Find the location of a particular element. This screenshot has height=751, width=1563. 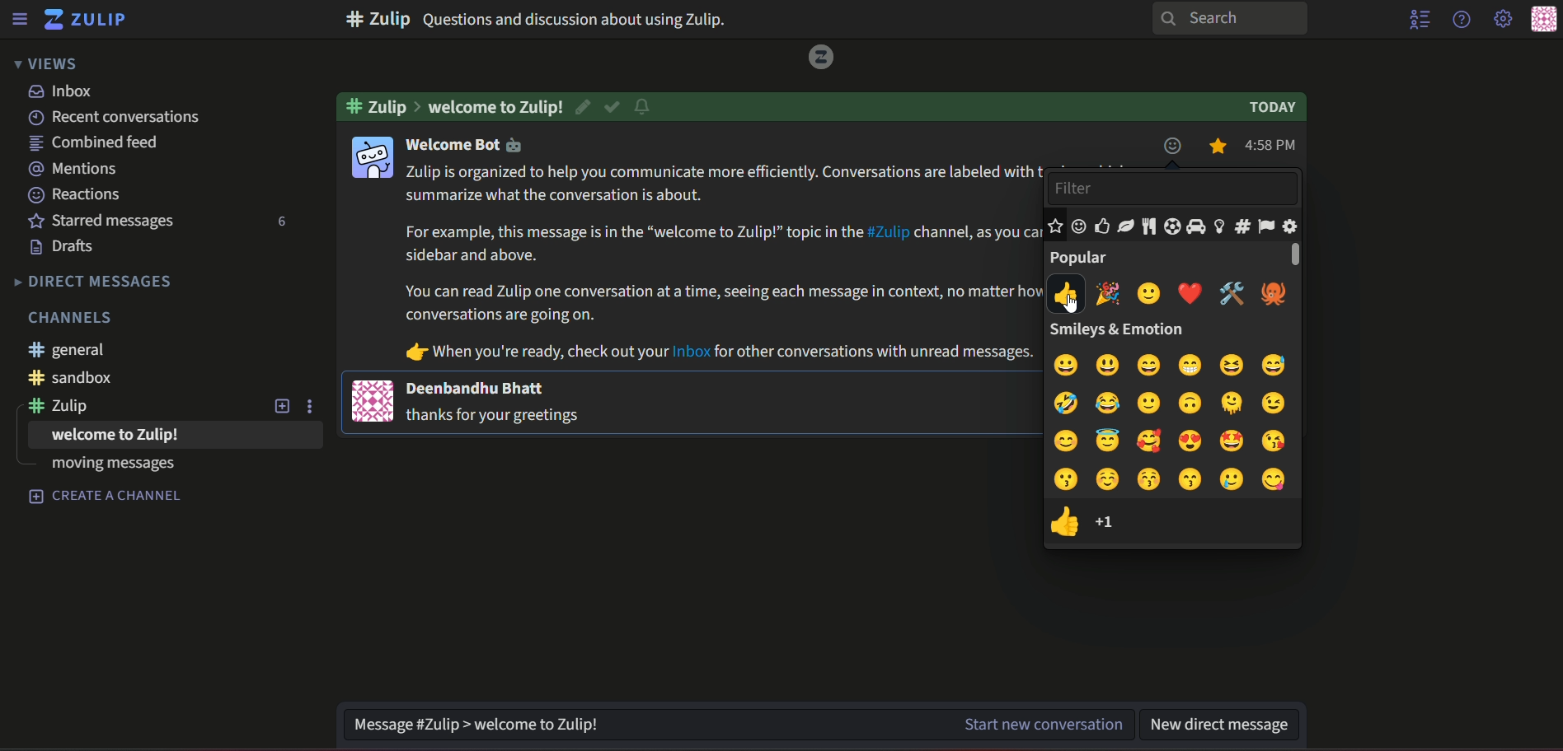

Cursor is located at coordinates (1073, 301).